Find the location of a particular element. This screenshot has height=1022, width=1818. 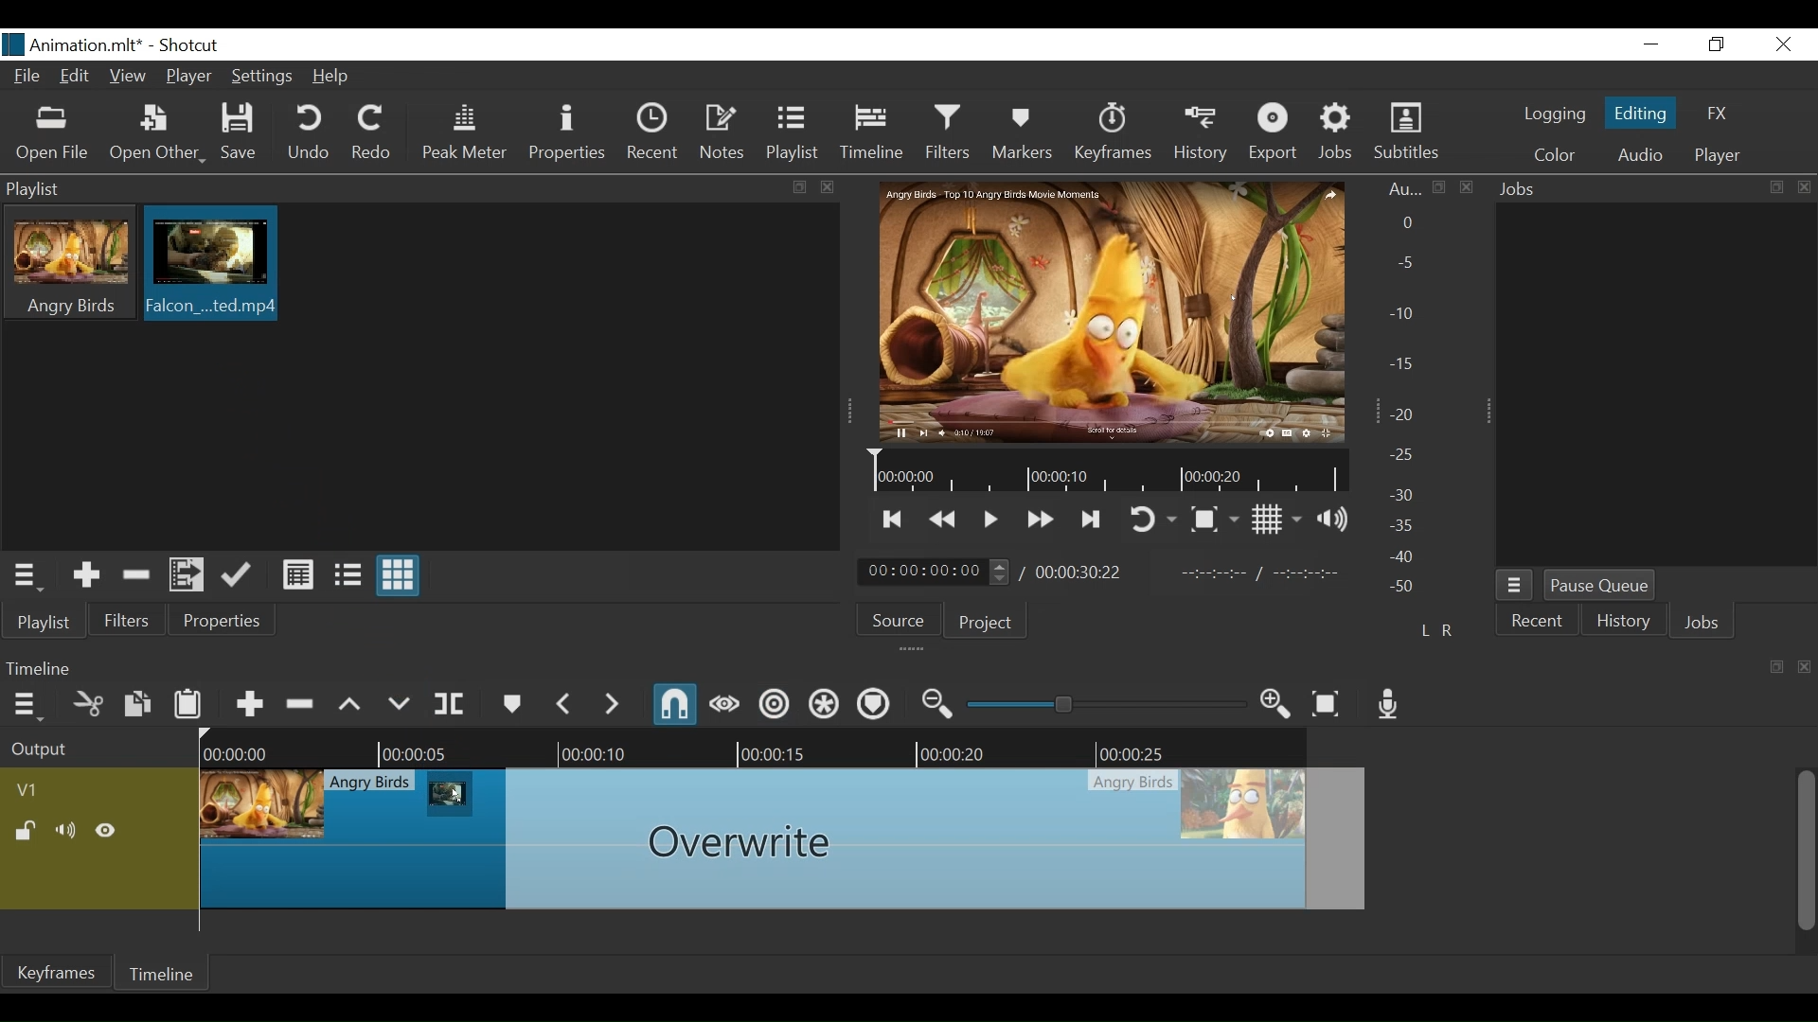

Jobs Panel is located at coordinates (1655, 190).